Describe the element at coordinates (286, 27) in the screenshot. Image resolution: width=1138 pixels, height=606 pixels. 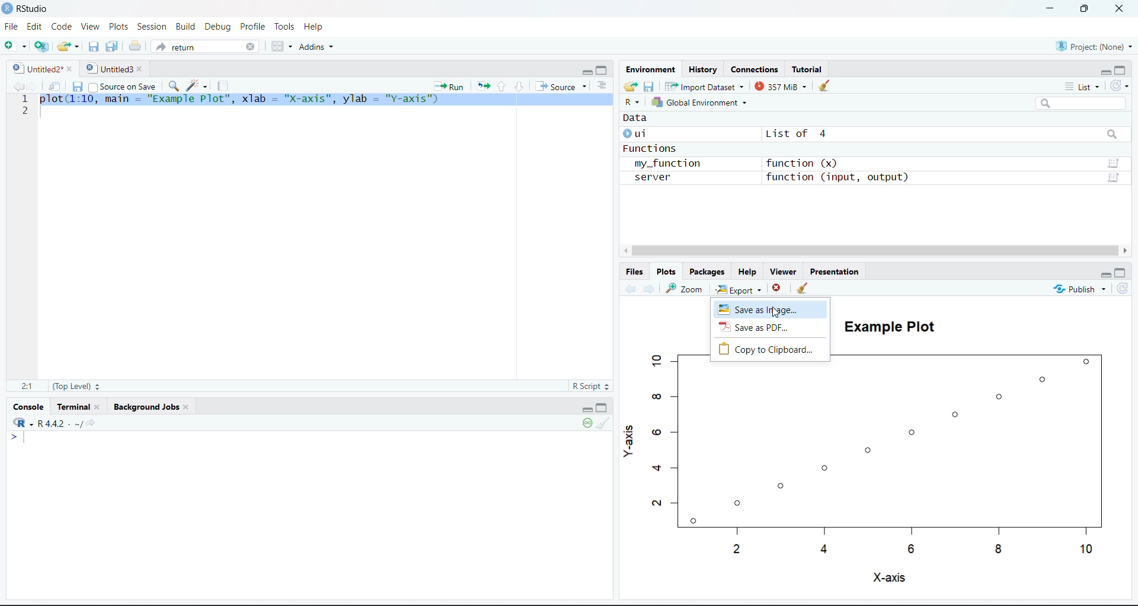
I see `Tools` at that location.